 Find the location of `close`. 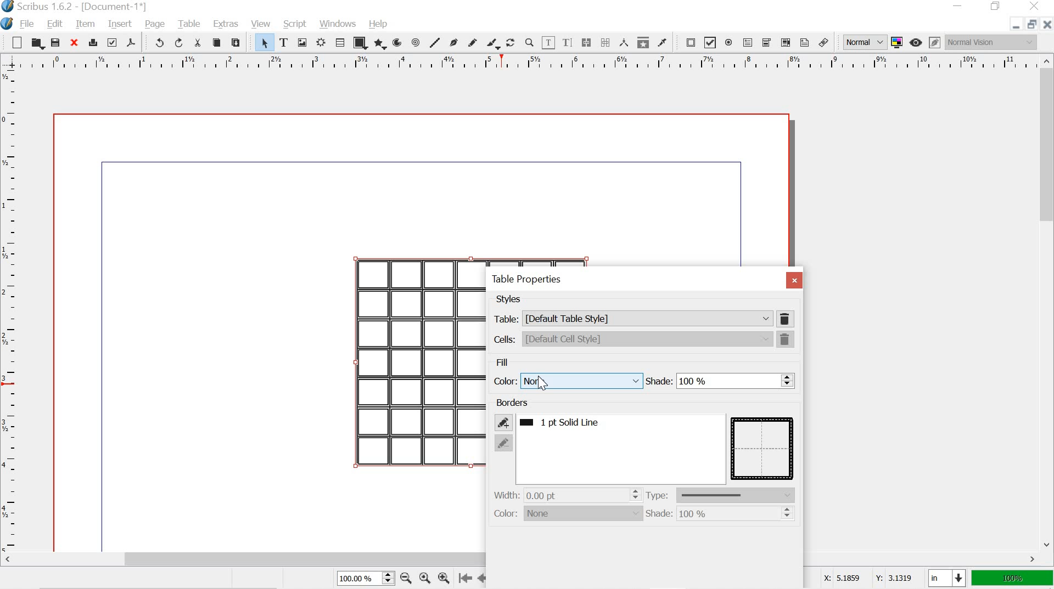

close is located at coordinates (75, 43).